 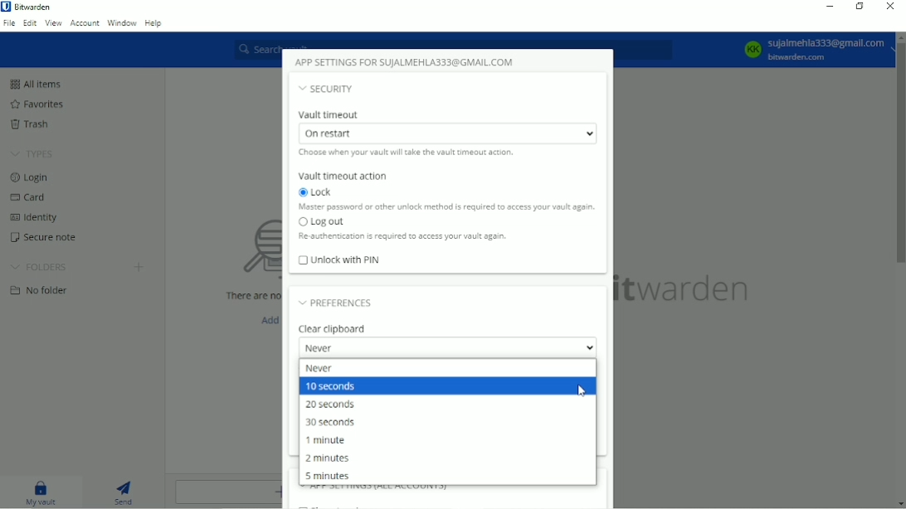 I want to click on Edit, so click(x=31, y=22).